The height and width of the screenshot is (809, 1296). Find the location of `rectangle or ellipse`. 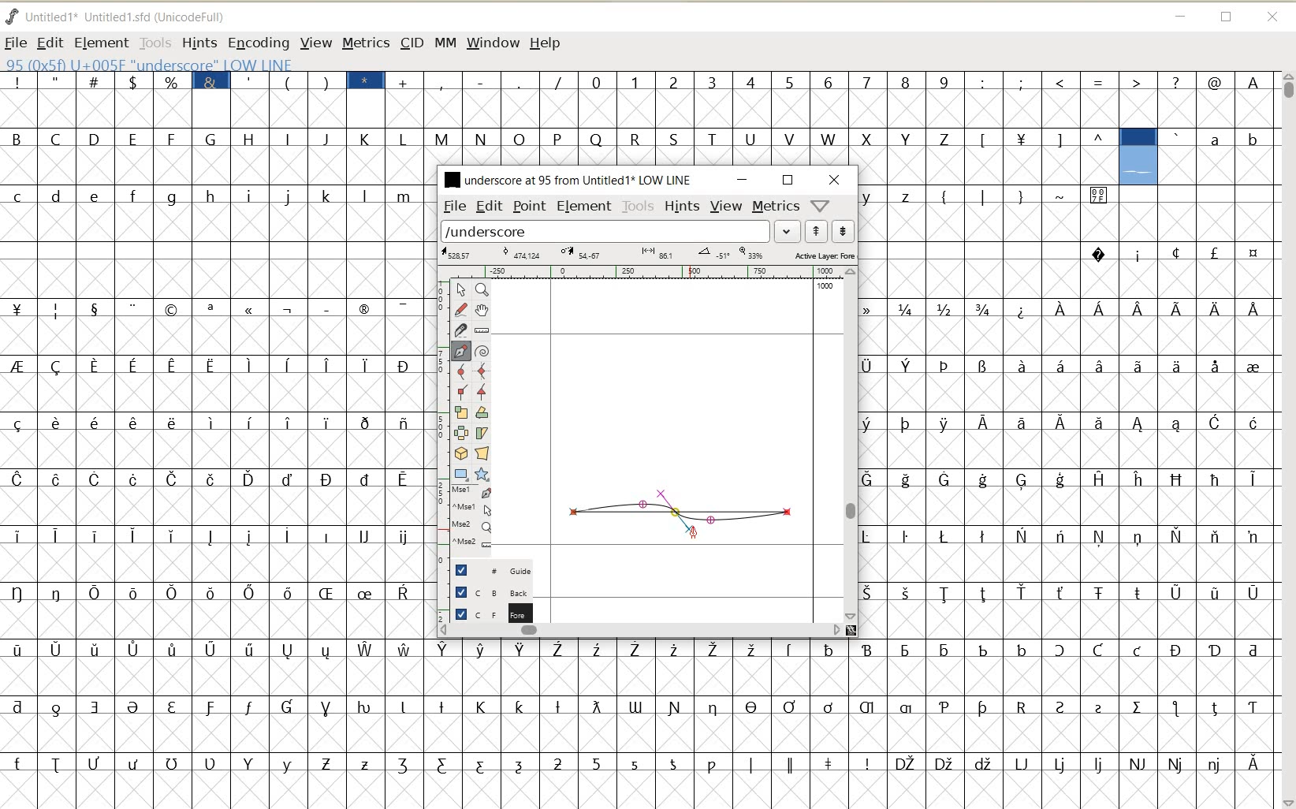

rectangle or ellipse is located at coordinates (462, 474).